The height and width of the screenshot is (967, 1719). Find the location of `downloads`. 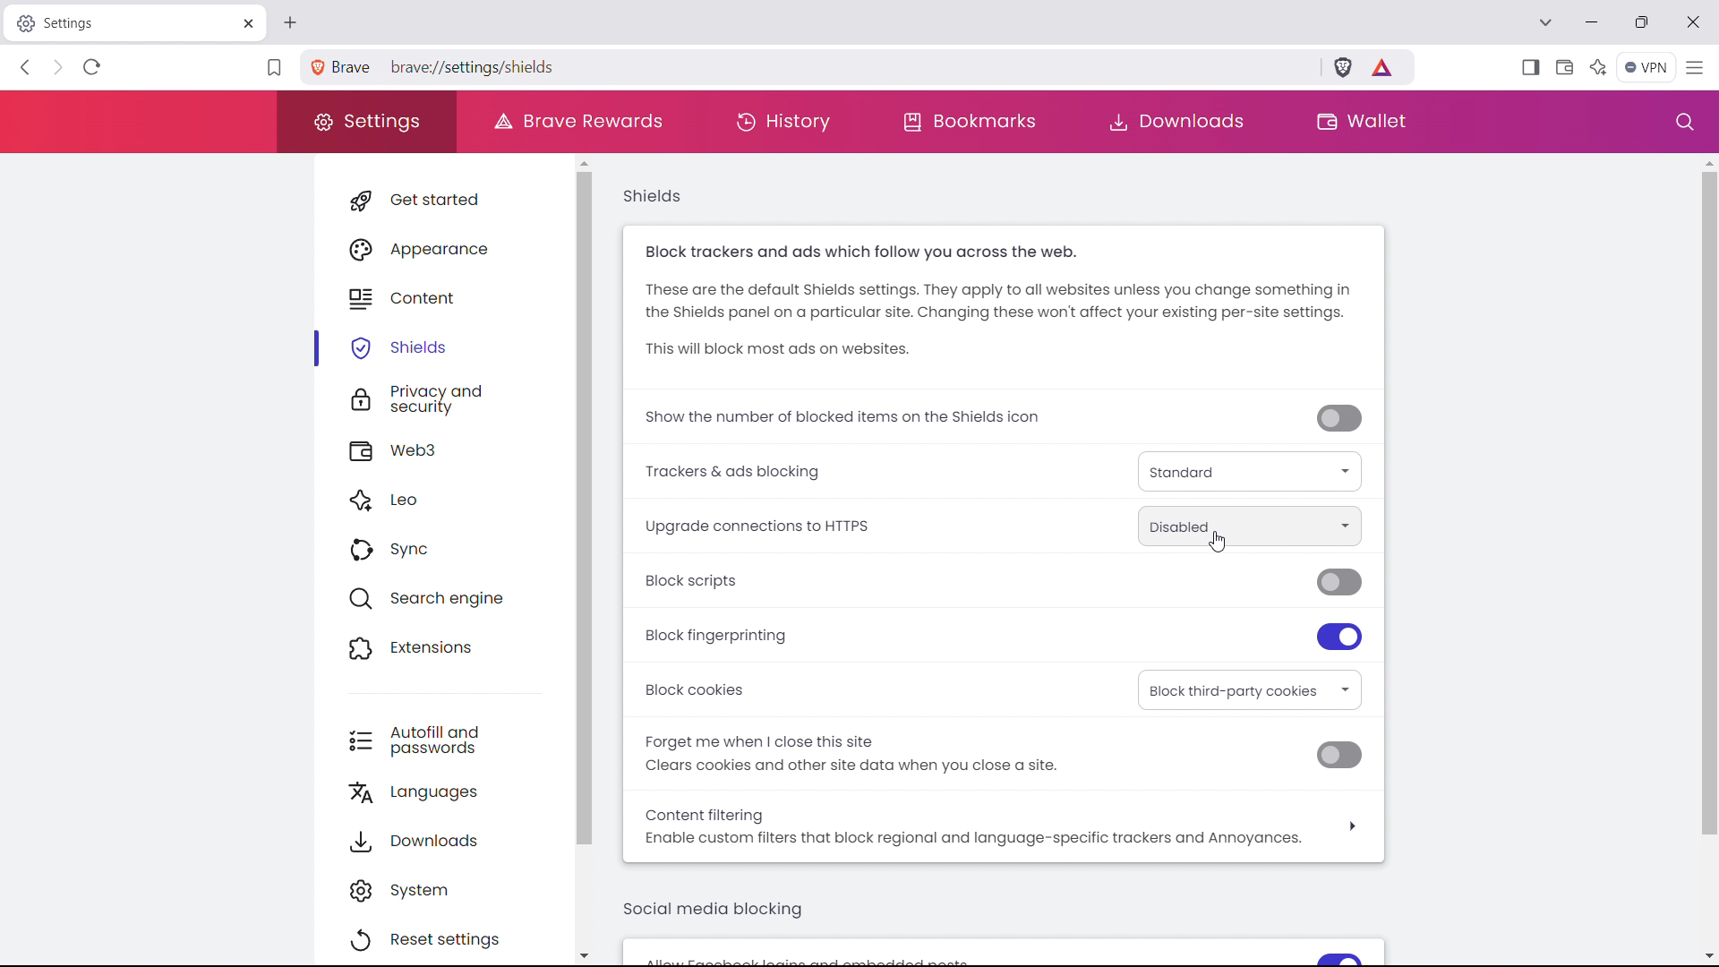

downloads is located at coordinates (1182, 123).